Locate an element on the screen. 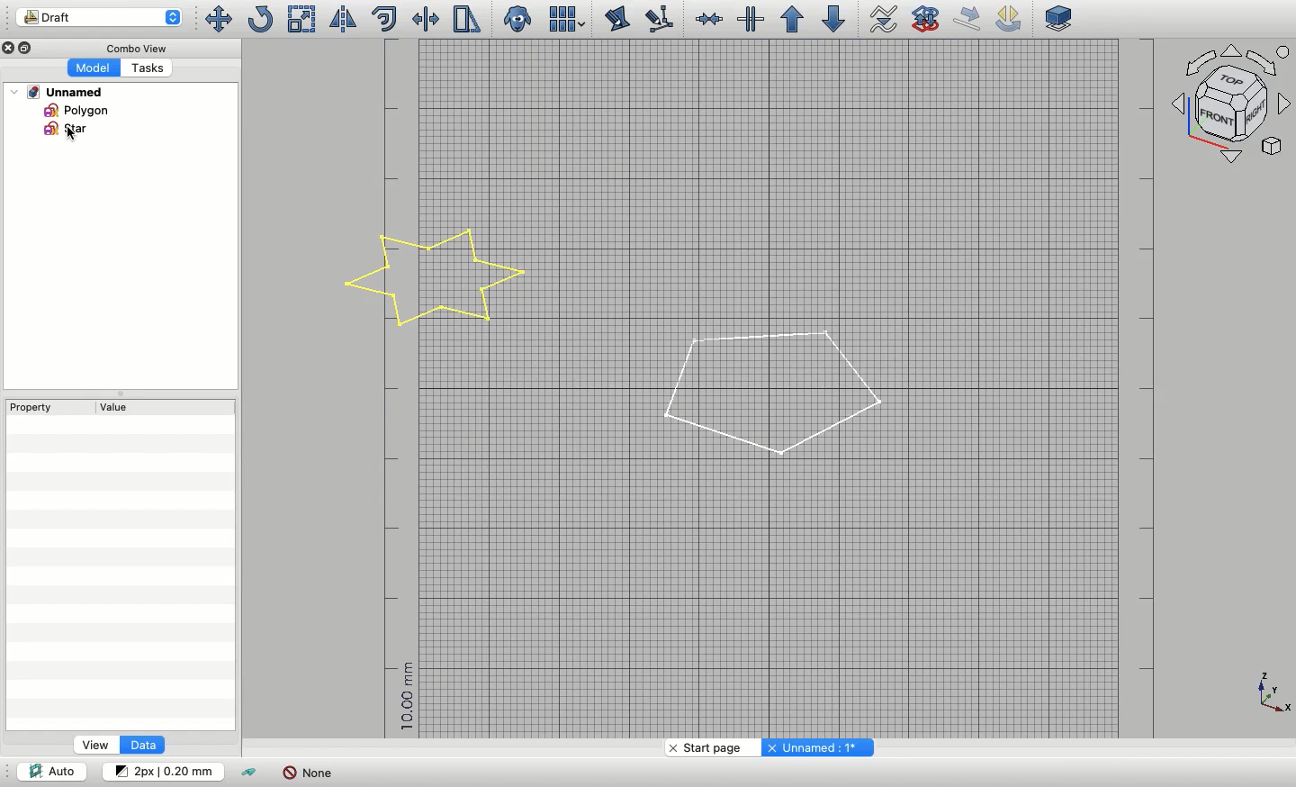  Unnamed: 1 is located at coordinates (815, 747).